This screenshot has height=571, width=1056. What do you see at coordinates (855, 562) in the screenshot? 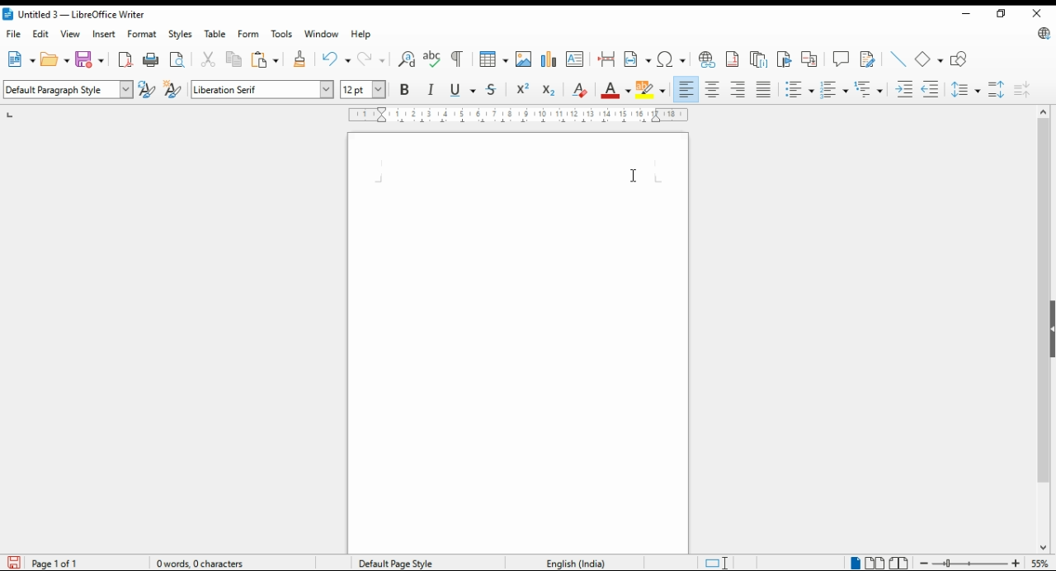
I see `single page view` at bounding box center [855, 562].